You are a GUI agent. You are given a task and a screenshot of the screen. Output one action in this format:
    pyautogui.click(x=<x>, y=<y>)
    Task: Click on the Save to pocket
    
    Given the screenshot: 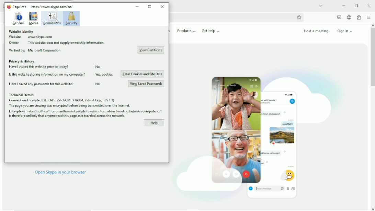 What is the action you would take?
    pyautogui.click(x=339, y=17)
    